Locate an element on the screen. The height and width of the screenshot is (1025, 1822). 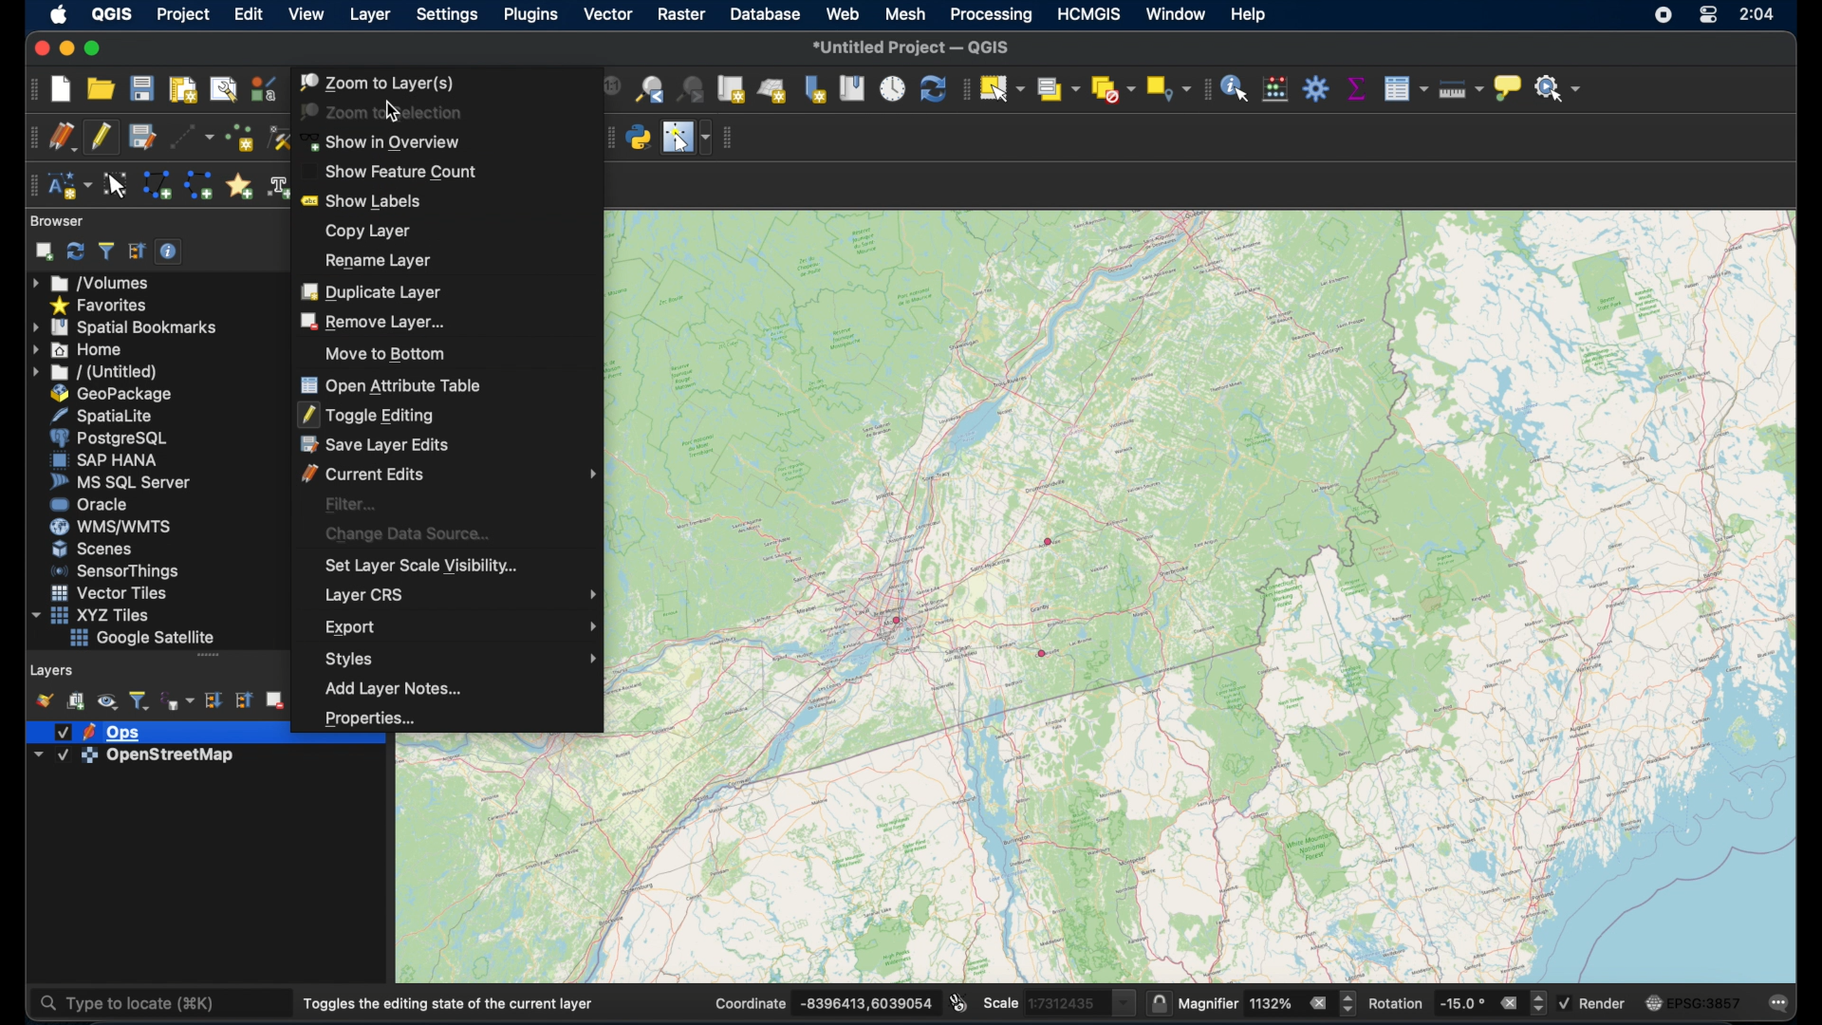
new annotation layer is located at coordinates (72, 184).